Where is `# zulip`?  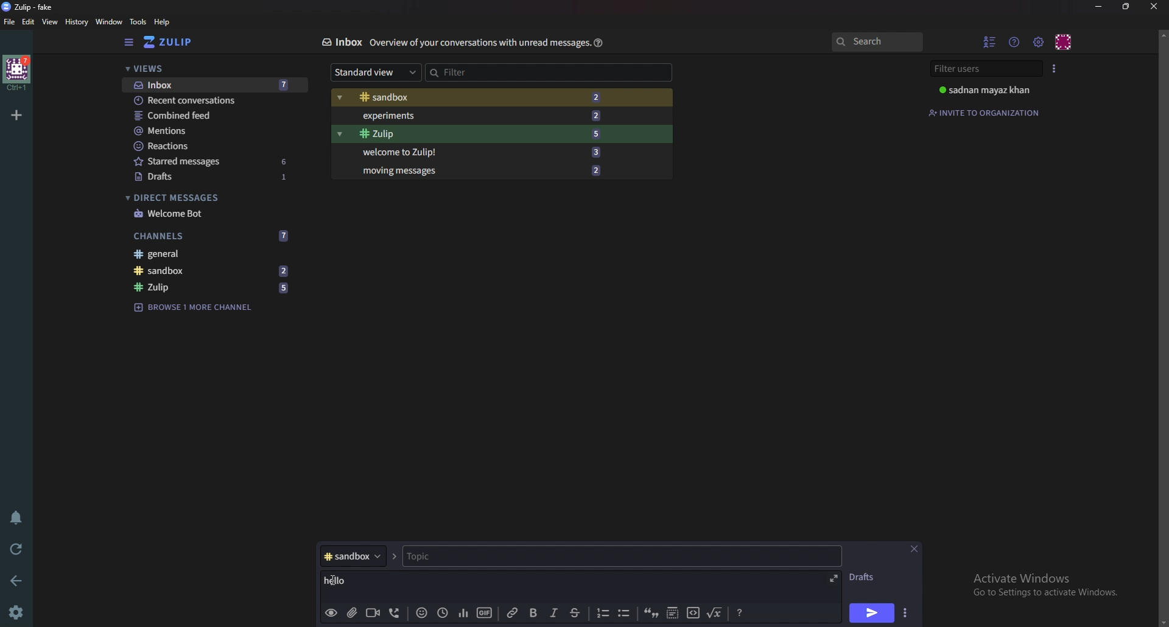 # zulip is located at coordinates (176, 287).